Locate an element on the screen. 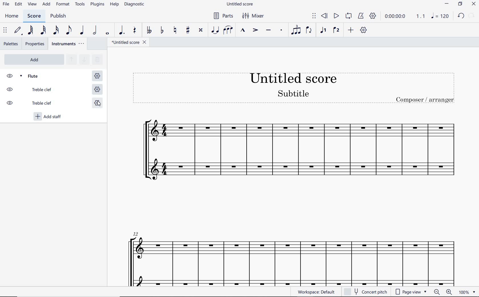 This screenshot has height=297, width=479. zoom in or zoom out is located at coordinates (442, 292).